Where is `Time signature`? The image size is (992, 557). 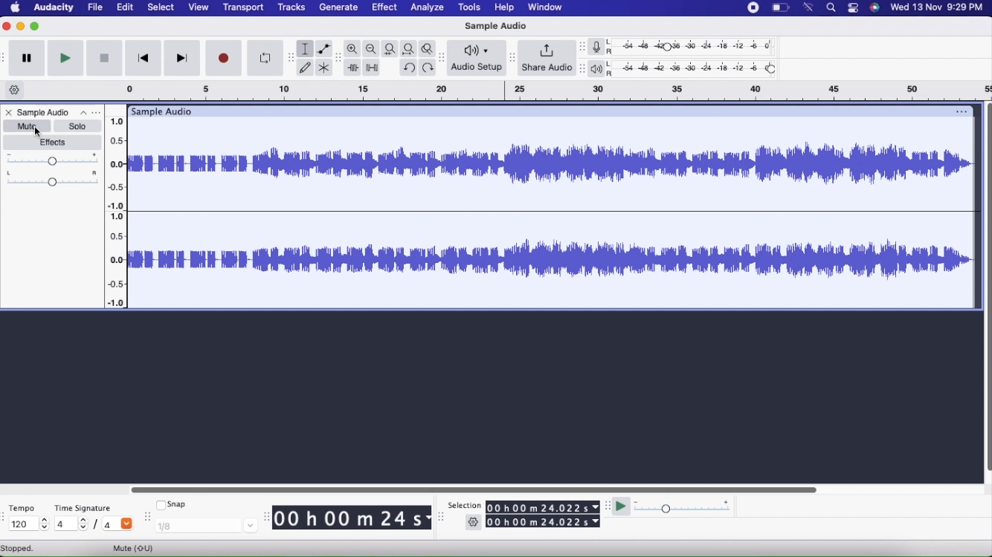
Time signature is located at coordinates (83, 508).